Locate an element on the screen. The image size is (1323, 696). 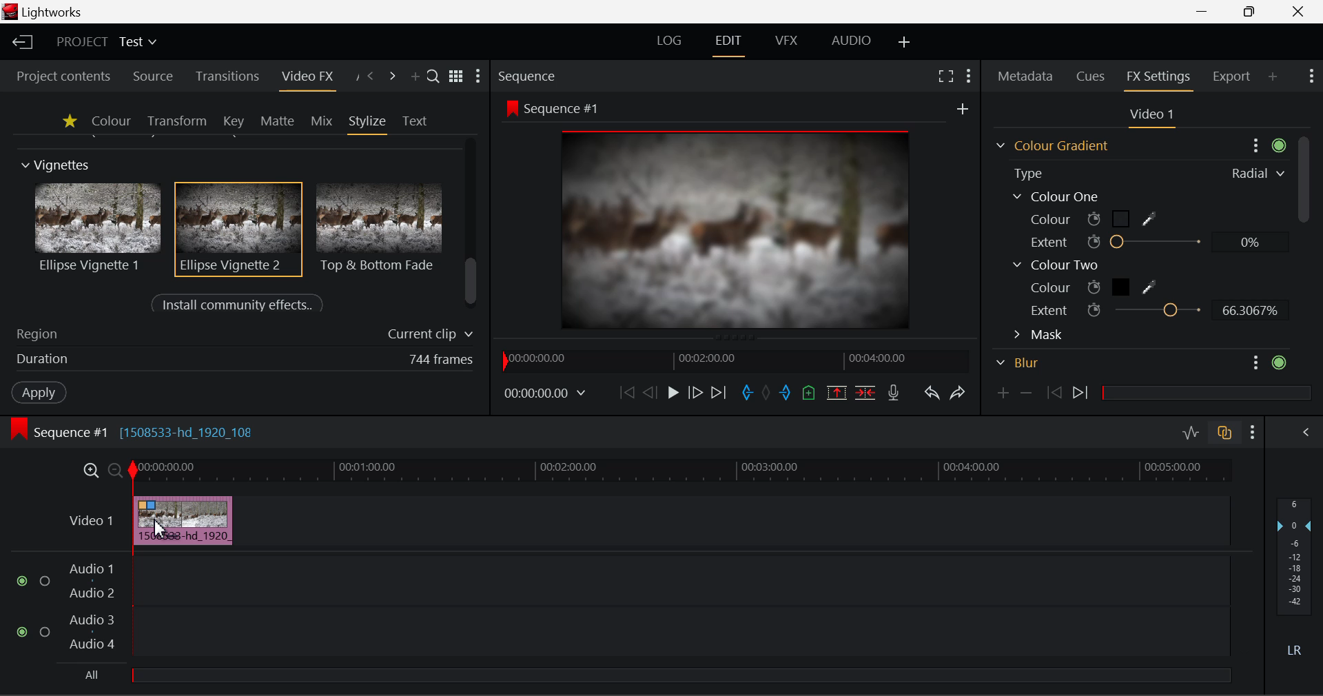
Colour  is located at coordinates (1096, 218).